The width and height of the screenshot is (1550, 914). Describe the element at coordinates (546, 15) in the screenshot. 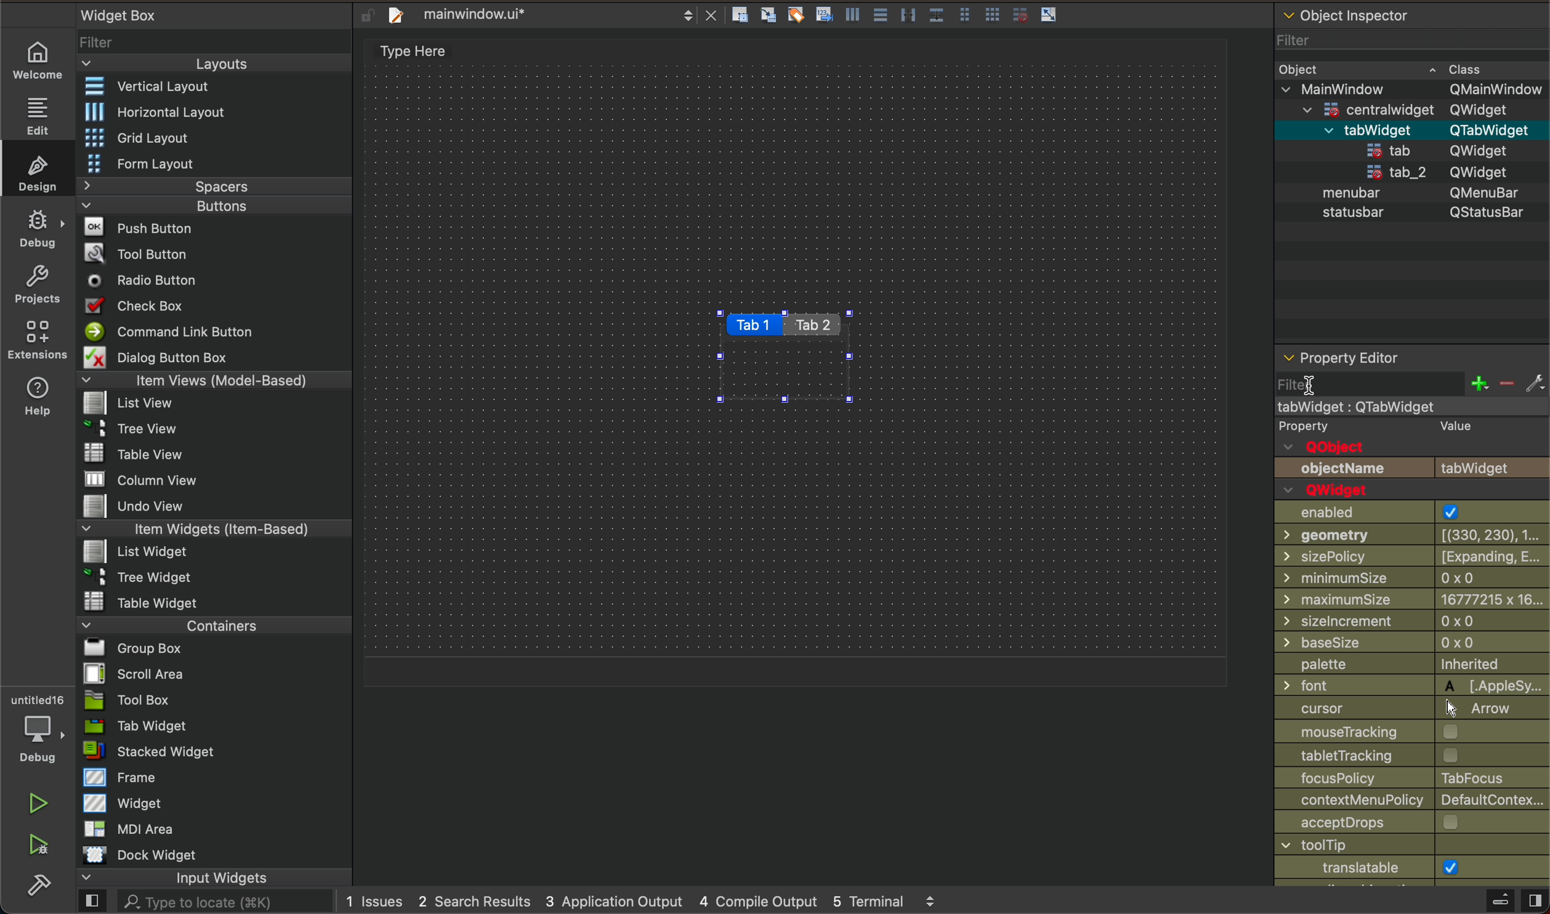

I see `file tab` at that location.